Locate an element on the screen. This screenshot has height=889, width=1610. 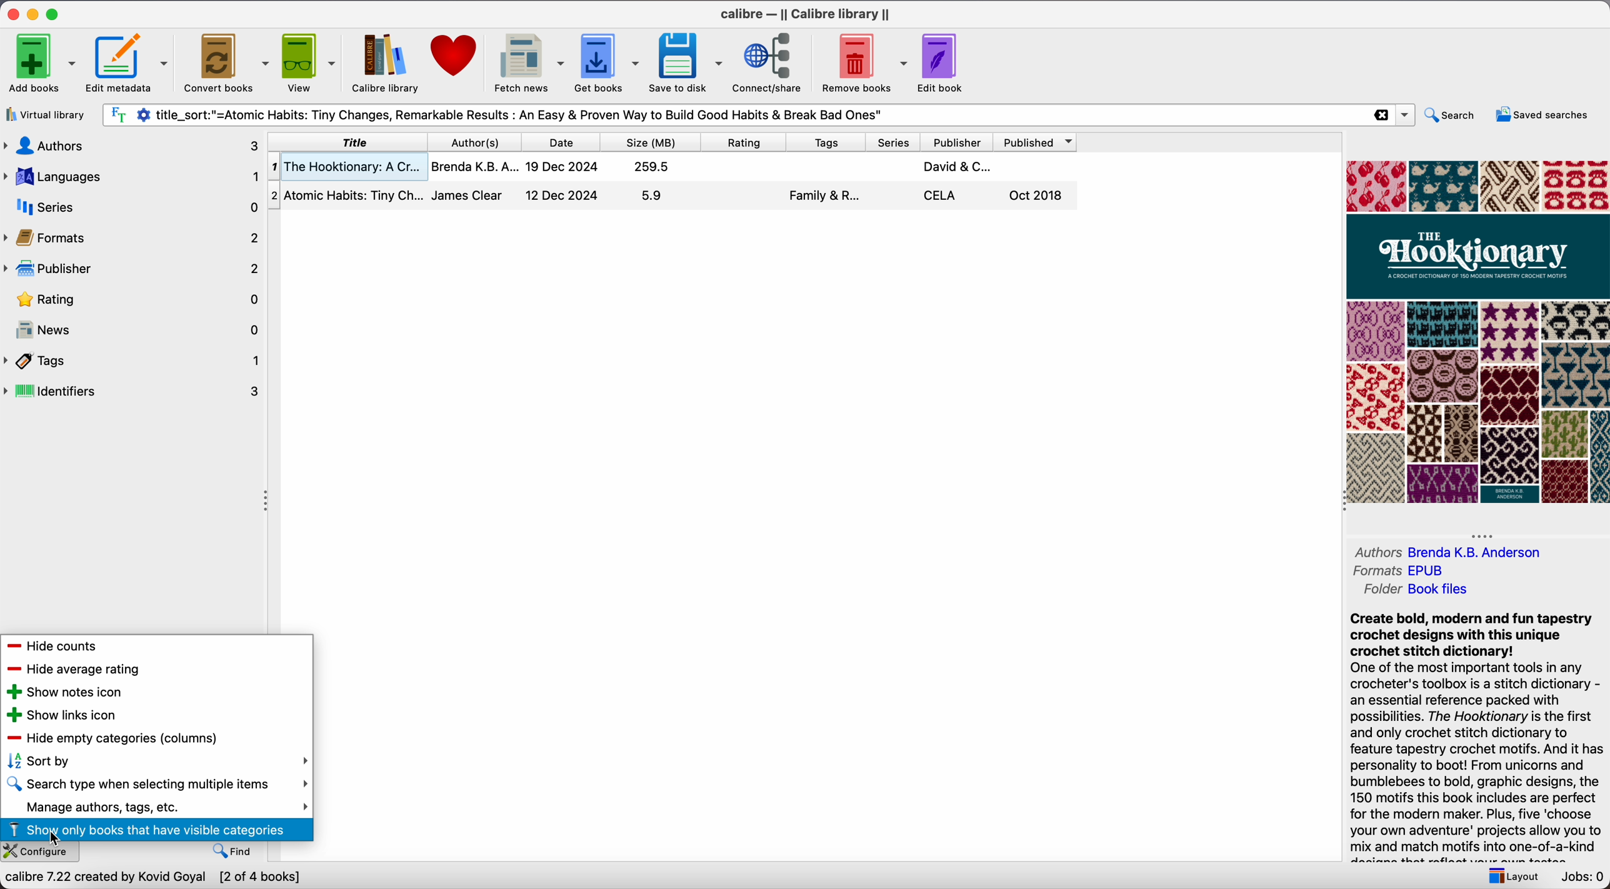
publisher is located at coordinates (961, 141).